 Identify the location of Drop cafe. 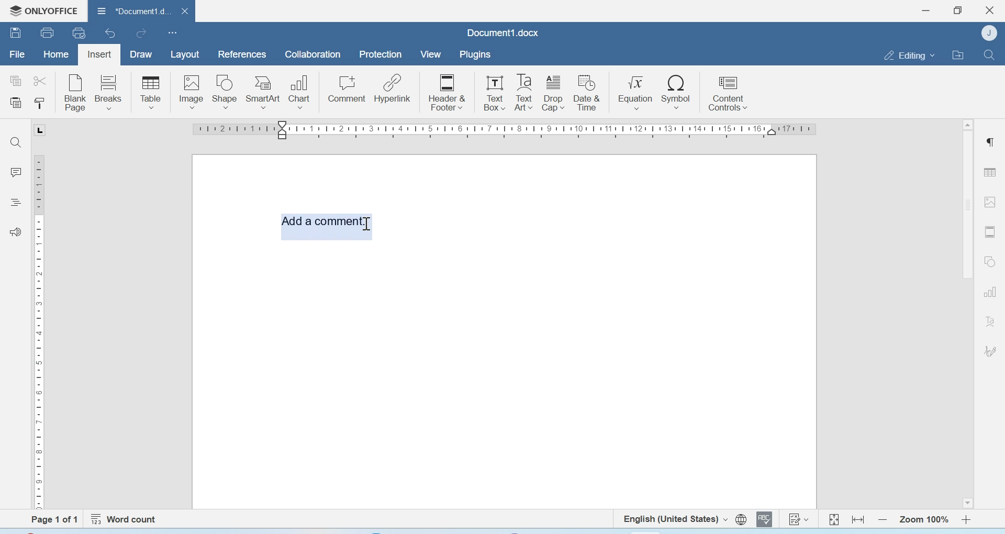
(554, 92).